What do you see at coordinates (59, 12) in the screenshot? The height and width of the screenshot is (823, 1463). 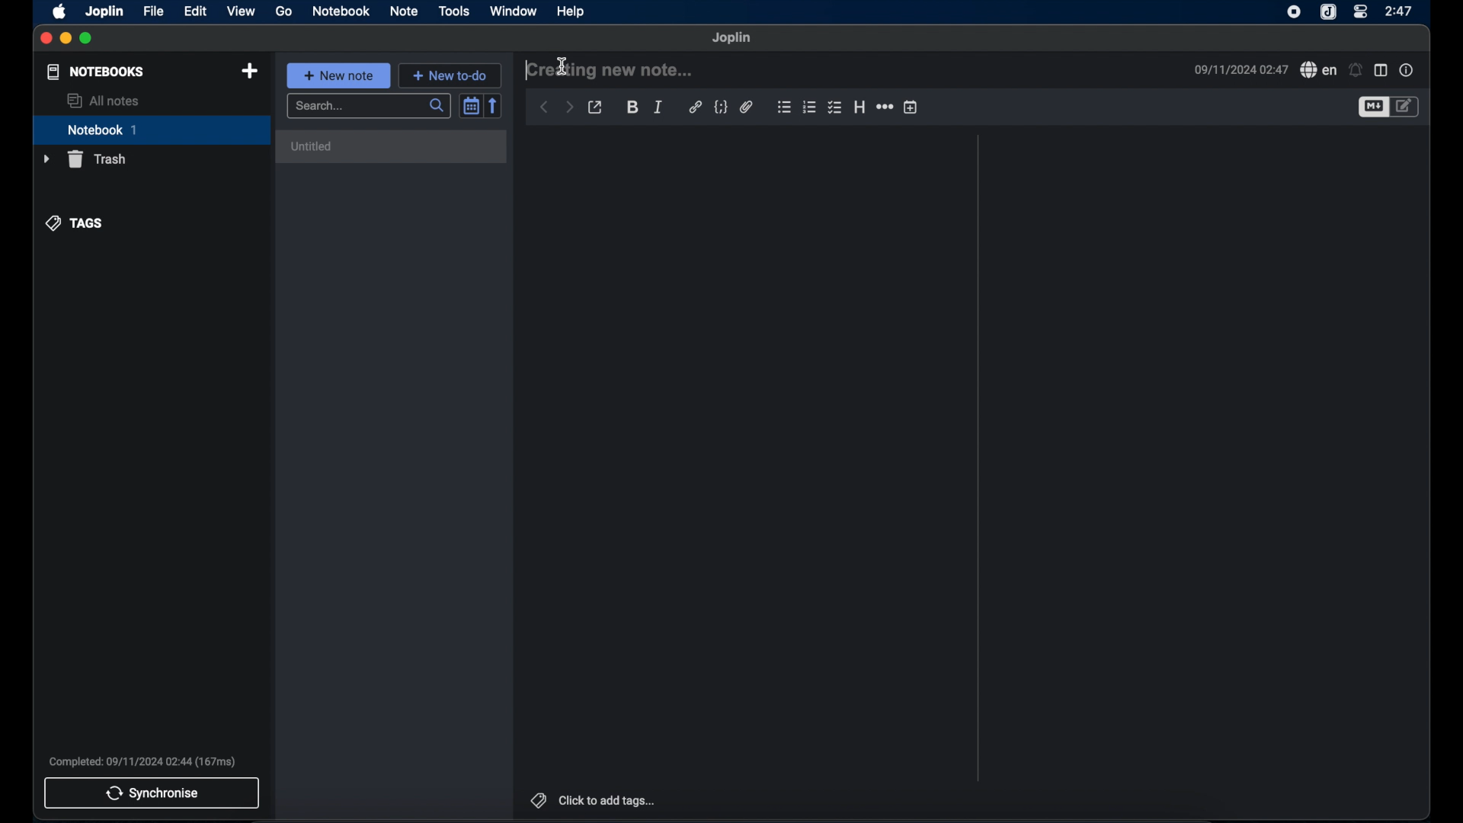 I see `appleicon` at bounding box center [59, 12].